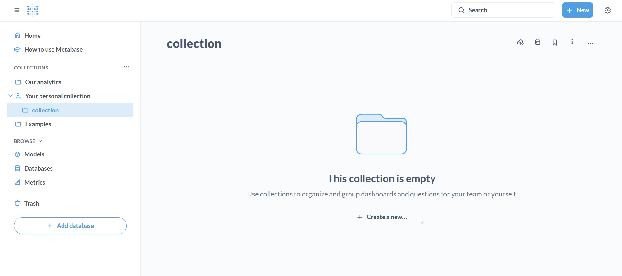 Image resolution: width=622 pixels, height=276 pixels. Describe the element at coordinates (382, 179) in the screenshot. I see `this collection is empty ` at that location.